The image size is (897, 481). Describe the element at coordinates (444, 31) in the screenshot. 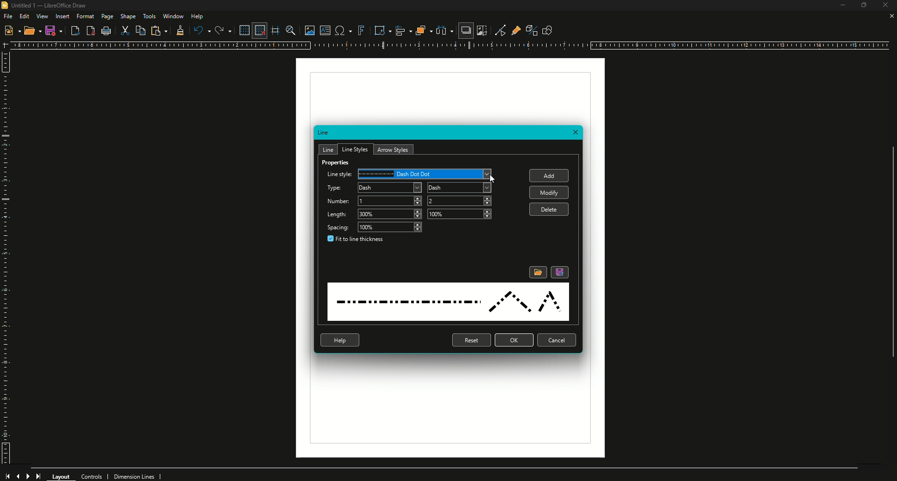

I see `Select three objects` at that location.